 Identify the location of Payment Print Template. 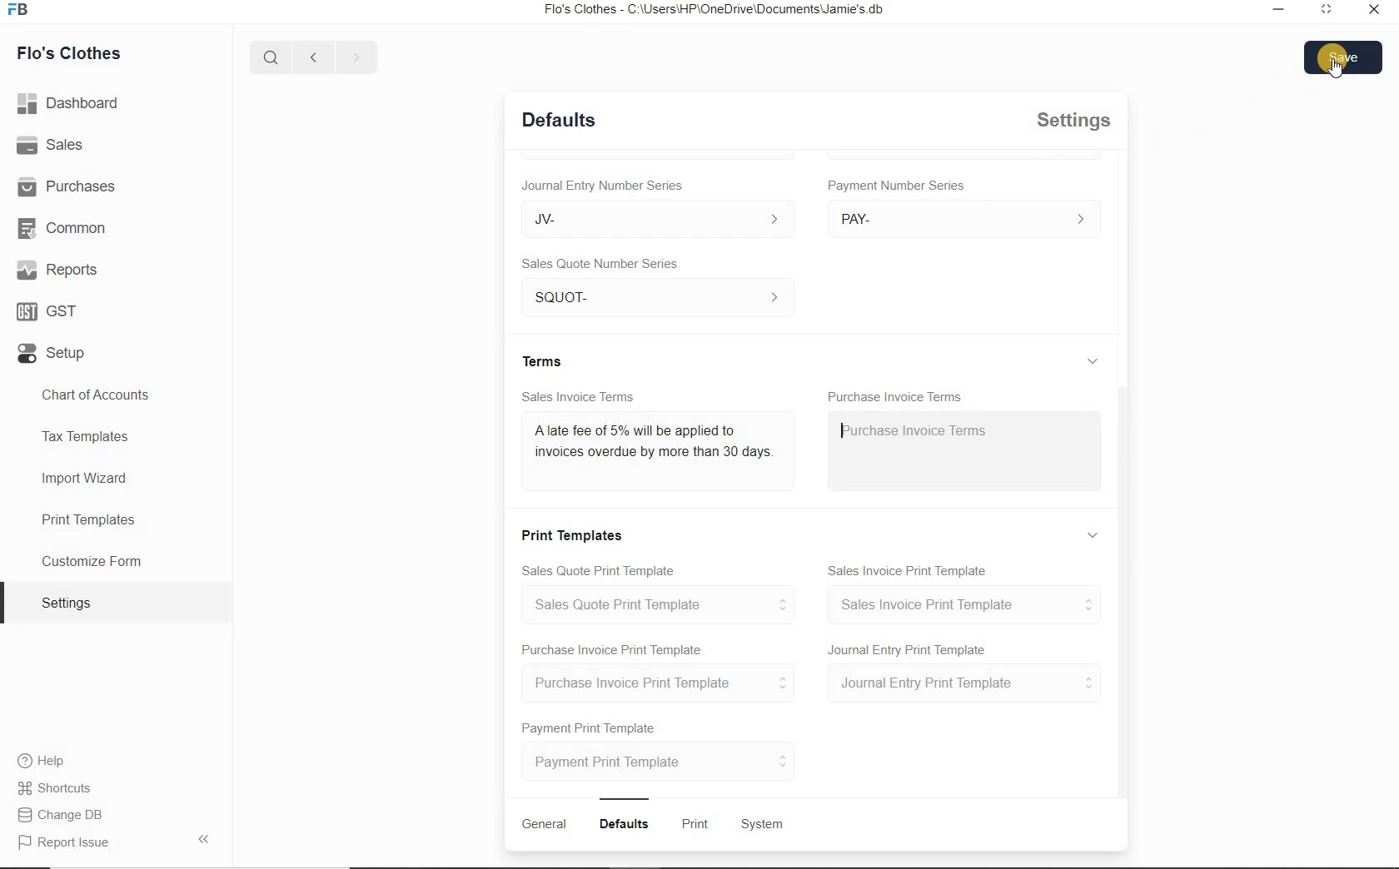
(590, 725).